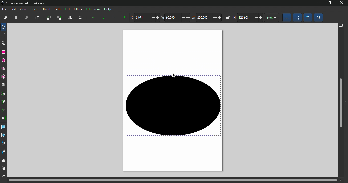 The width and height of the screenshot is (348, 183). Describe the element at coordinates (3, 27) in the screenshot. I see `Selector tool` at that location.